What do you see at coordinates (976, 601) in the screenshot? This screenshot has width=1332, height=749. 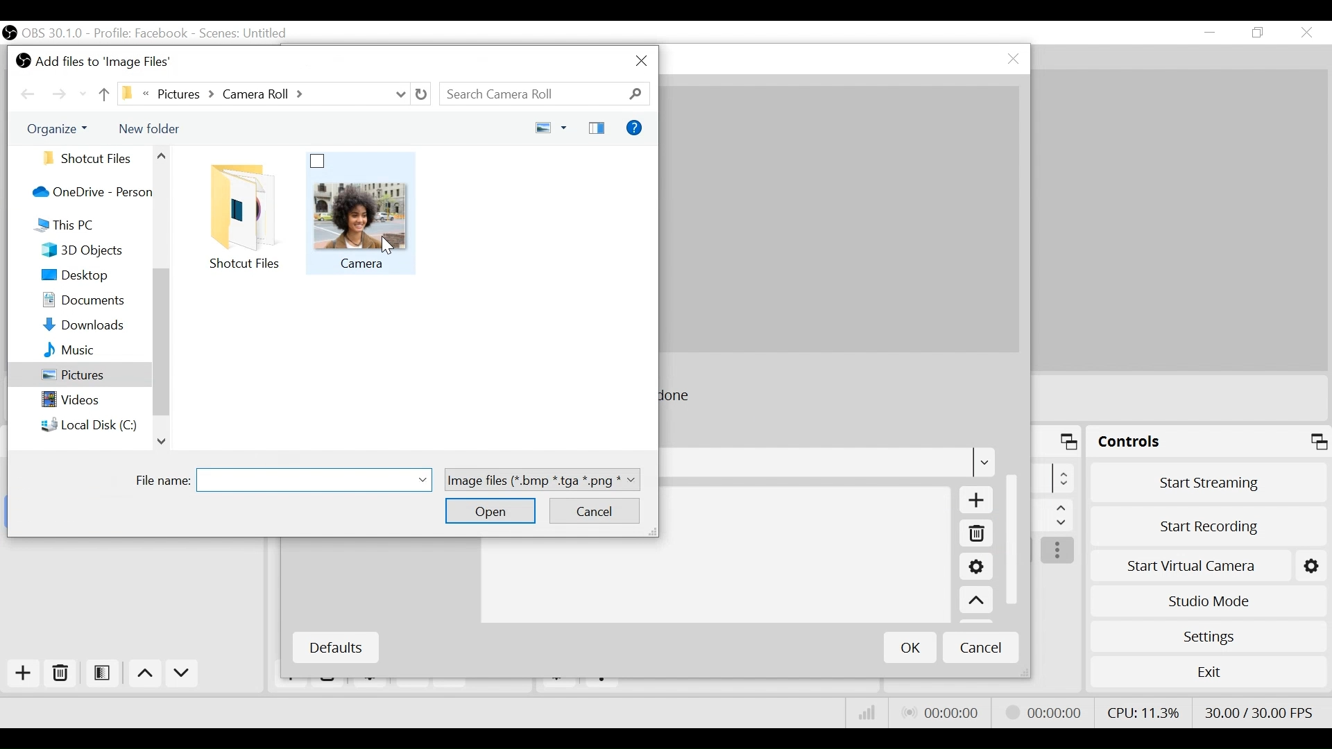 I see `Move up` at bounding box center [976, 601].